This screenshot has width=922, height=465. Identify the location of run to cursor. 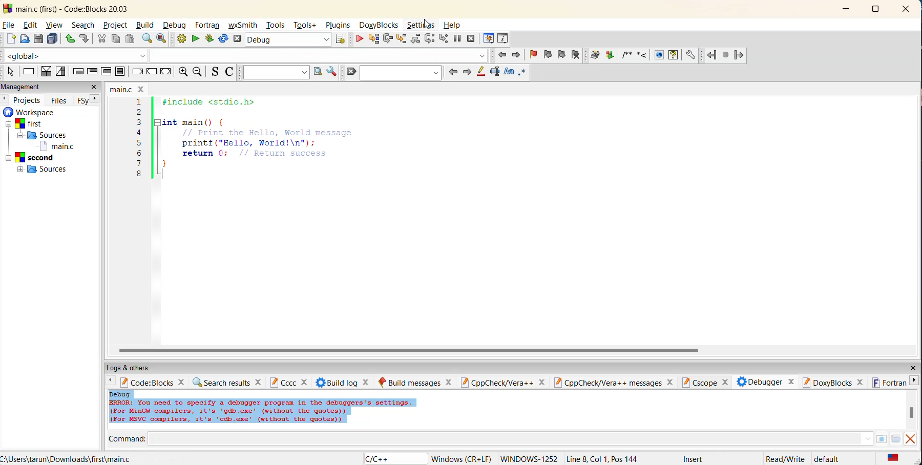
(372, 38).